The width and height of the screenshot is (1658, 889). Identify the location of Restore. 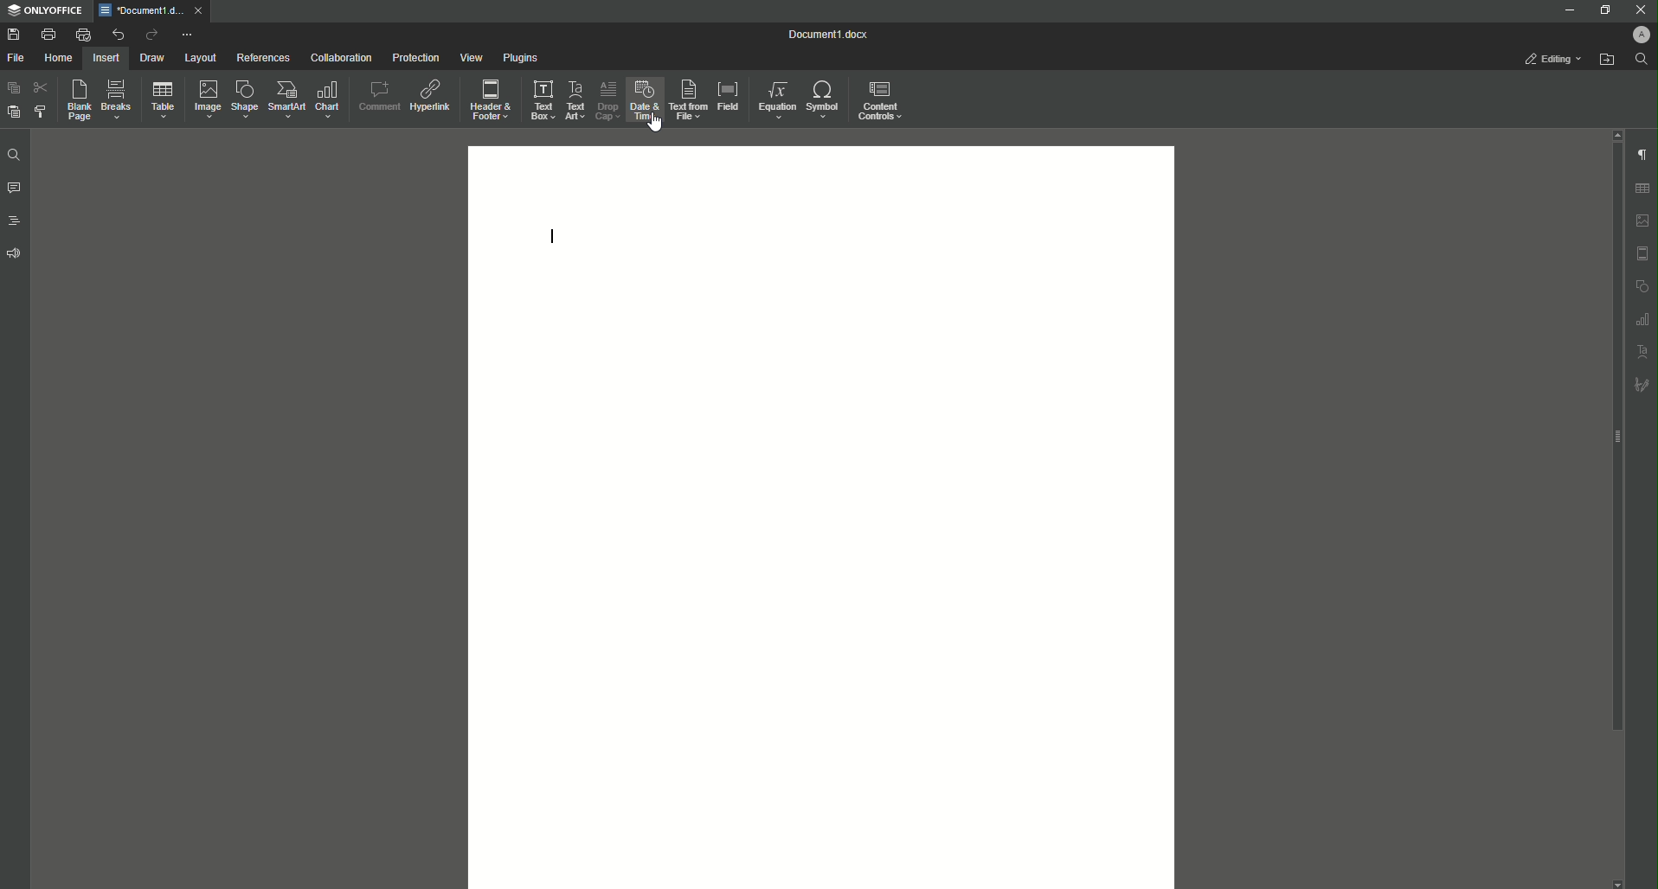
(1601, 10).